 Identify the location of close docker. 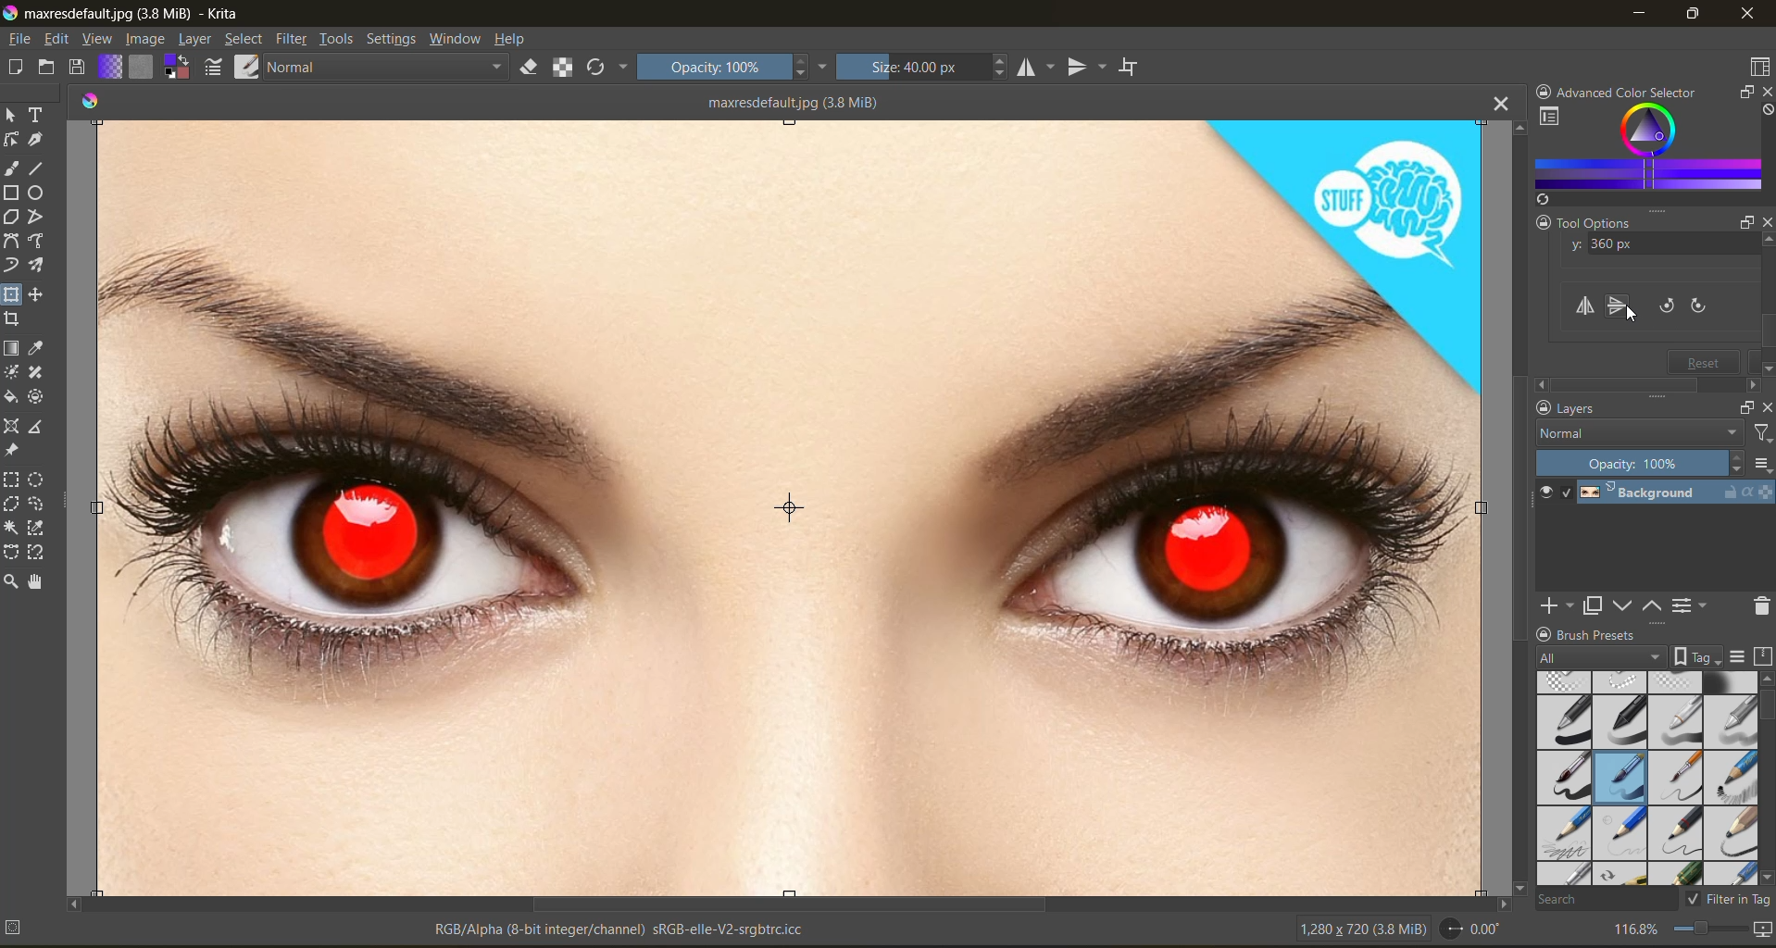
(1765, 412).